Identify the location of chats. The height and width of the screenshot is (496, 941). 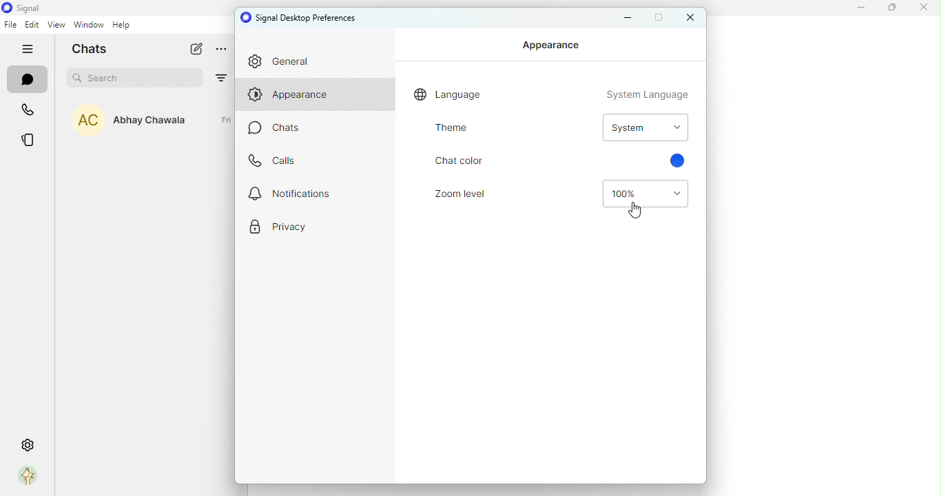
(95, 51).